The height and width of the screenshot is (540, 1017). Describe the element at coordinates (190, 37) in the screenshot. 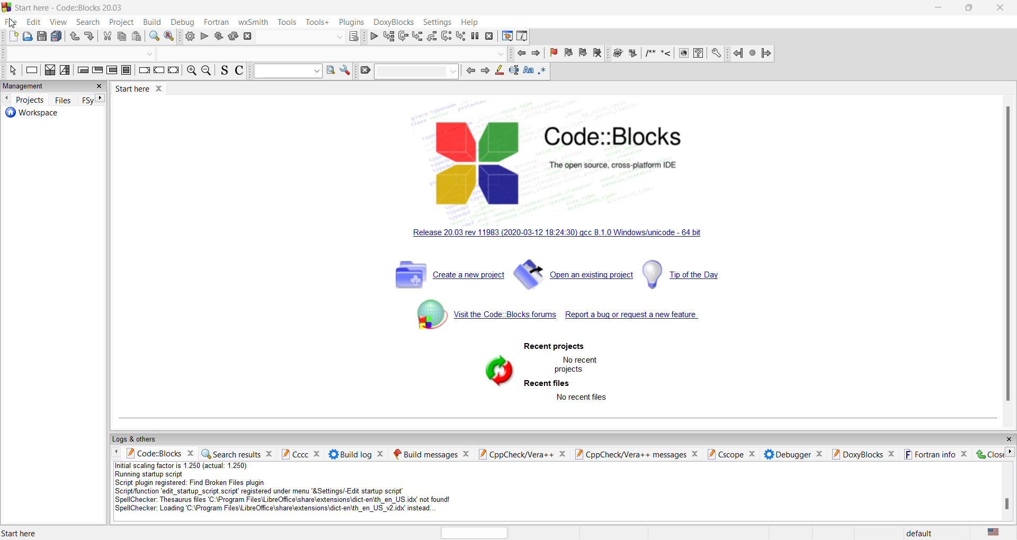

I see `build` at that location.